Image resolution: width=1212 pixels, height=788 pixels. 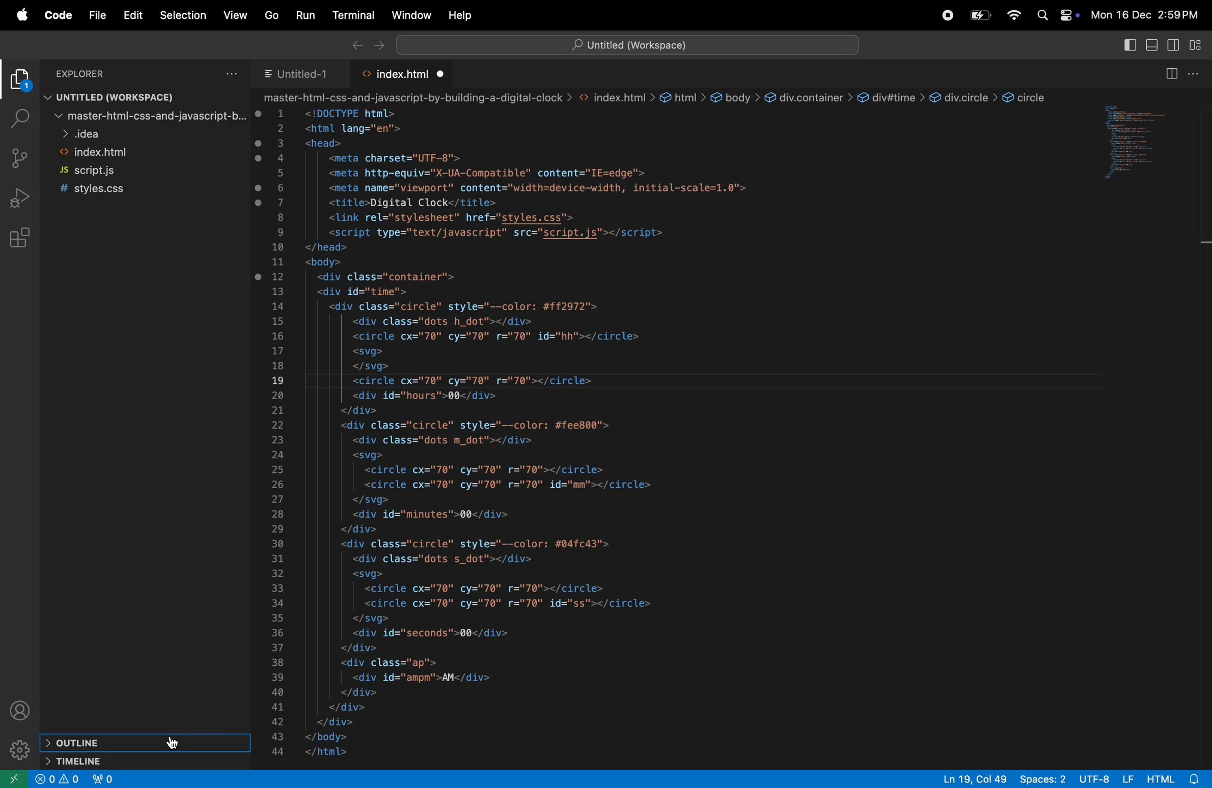 What do you see at coordinates (443, 74) in the screenshot?
I see `unsaved file ` at bounding box center [443, 74].